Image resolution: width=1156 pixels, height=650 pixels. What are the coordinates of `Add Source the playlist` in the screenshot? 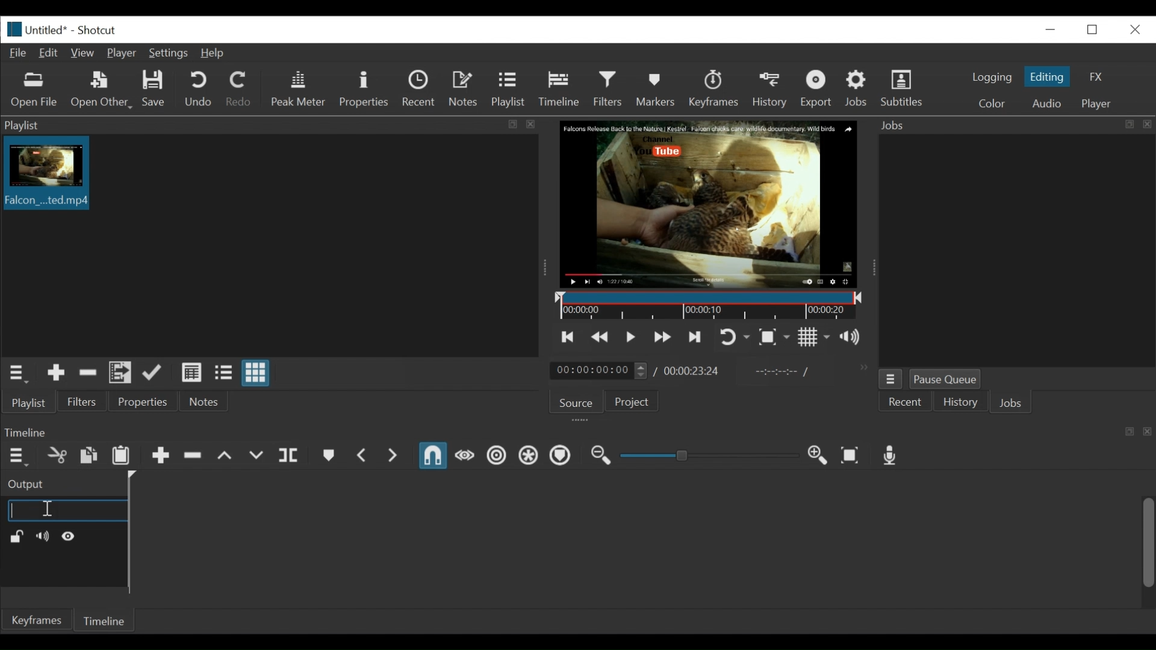 It's located at (55, 374).